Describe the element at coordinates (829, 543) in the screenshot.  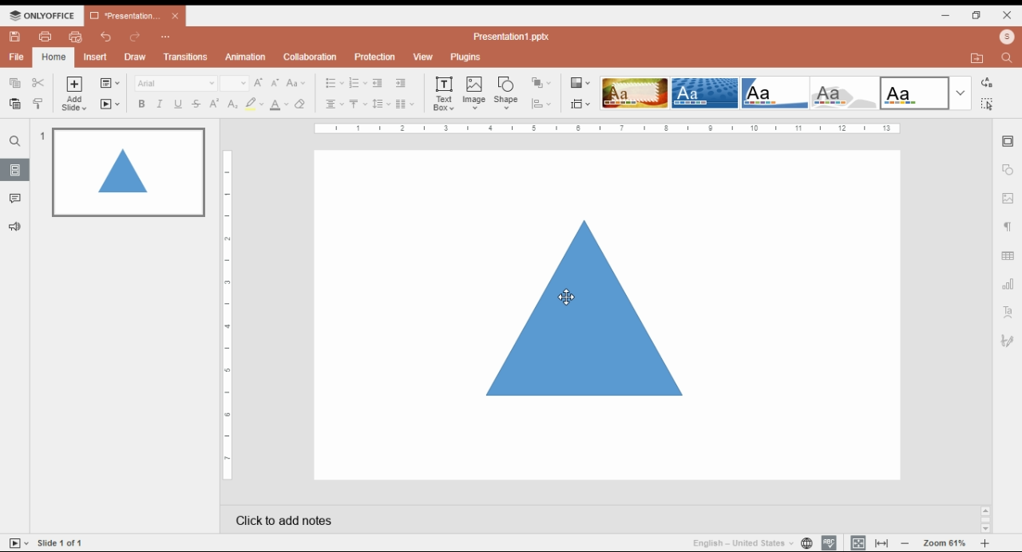
I see `spell check` at that location.